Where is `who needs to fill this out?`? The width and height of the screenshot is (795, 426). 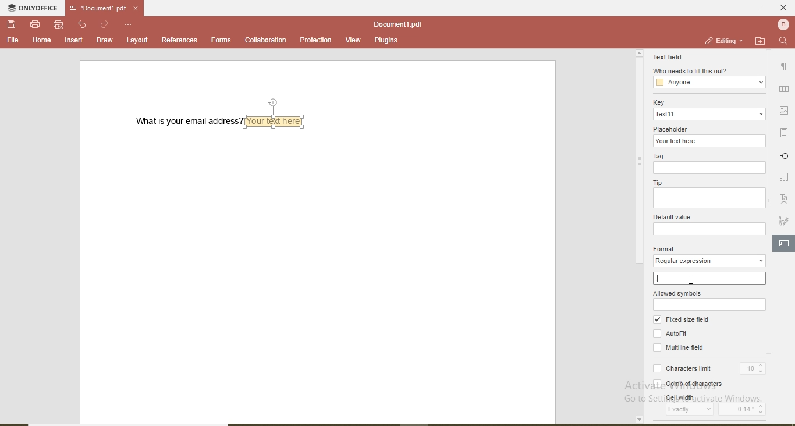 who needs to fill this out? is located at coordinates (690, 71).